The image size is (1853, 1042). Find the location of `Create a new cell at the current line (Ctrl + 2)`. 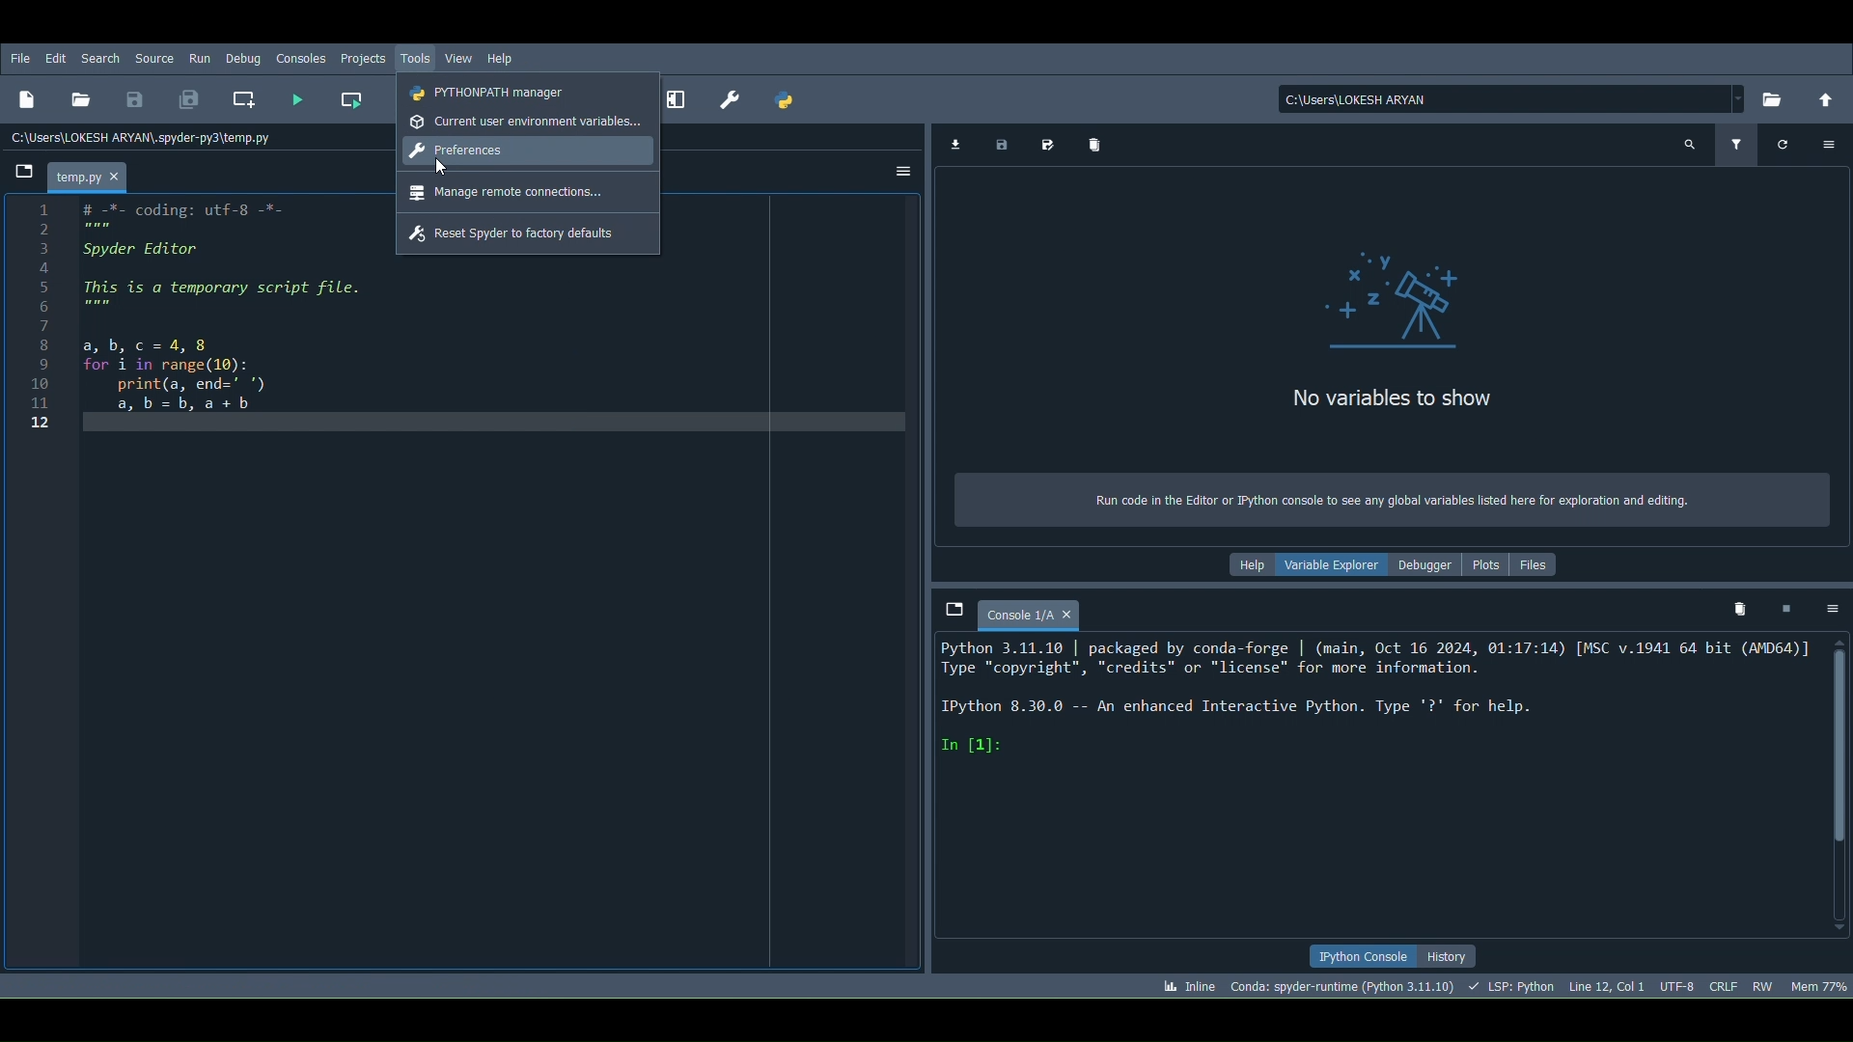

Create a new cell at the current line (Ctrl + 2) is located at coordinates (246, 99).